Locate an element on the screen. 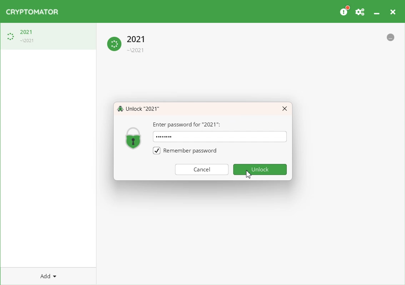  Text is located at coordinates (164, 136).